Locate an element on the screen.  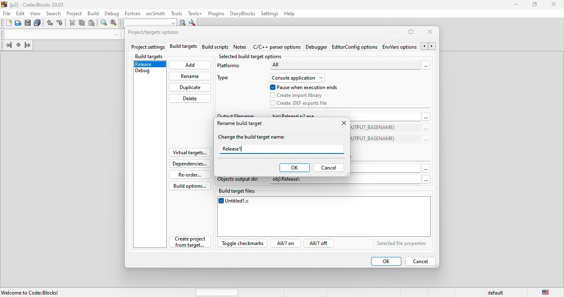
more is located at coordinates (426, 129).